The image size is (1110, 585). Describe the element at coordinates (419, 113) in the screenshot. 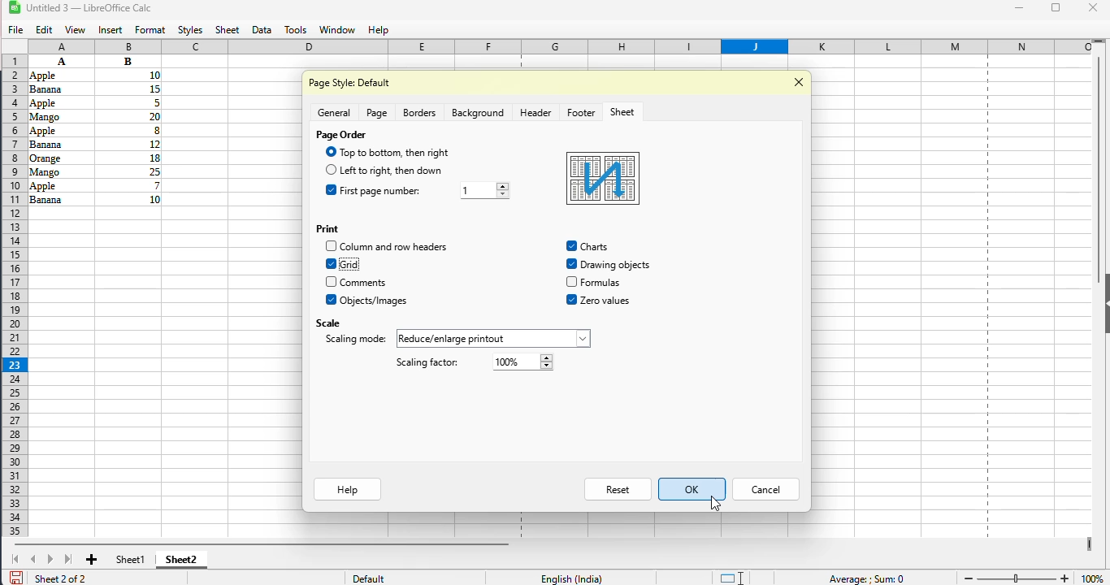

I see `borders` at that location.